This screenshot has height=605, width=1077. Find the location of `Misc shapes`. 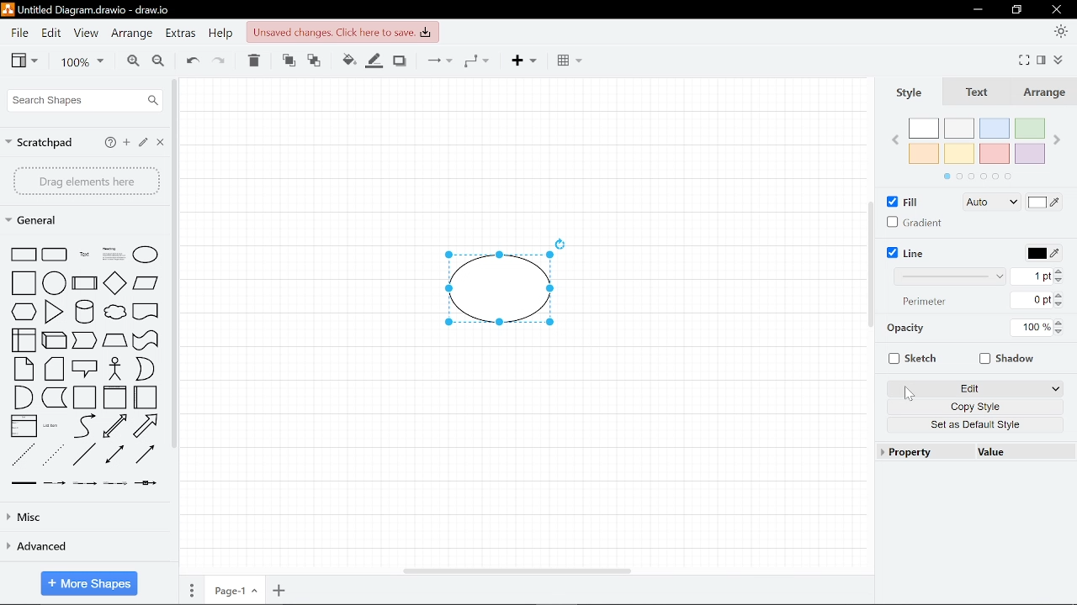

Misc shapes is located at coordinates (86, 517).